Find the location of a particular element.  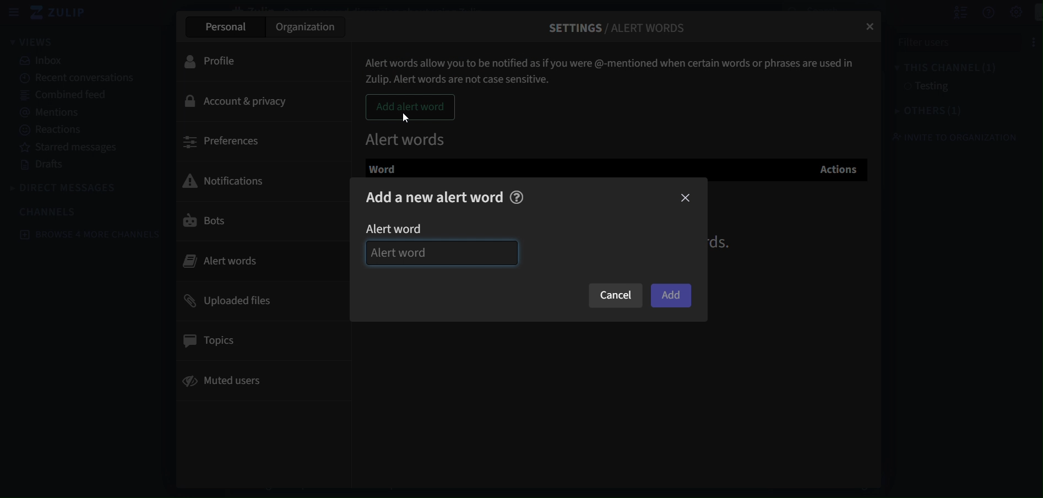

bots is located at coordinates (206, 224).